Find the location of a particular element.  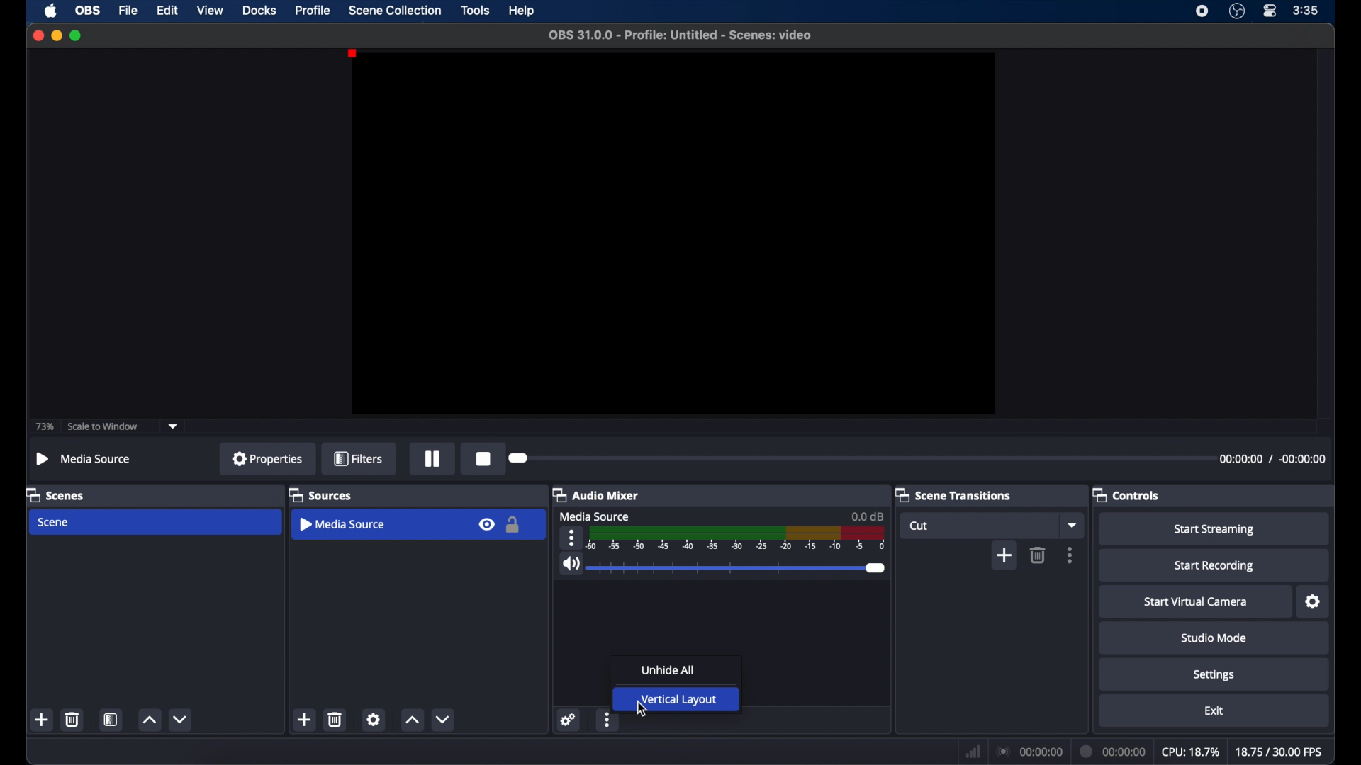

no source selected is located at coordinates (84, 460).